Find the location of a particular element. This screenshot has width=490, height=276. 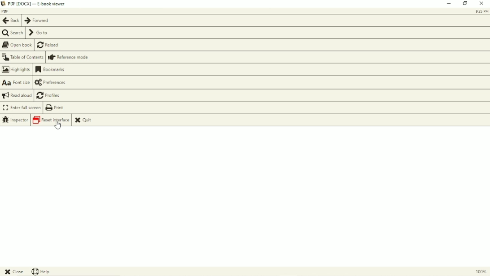

Title is located at coordinates (39, 3).